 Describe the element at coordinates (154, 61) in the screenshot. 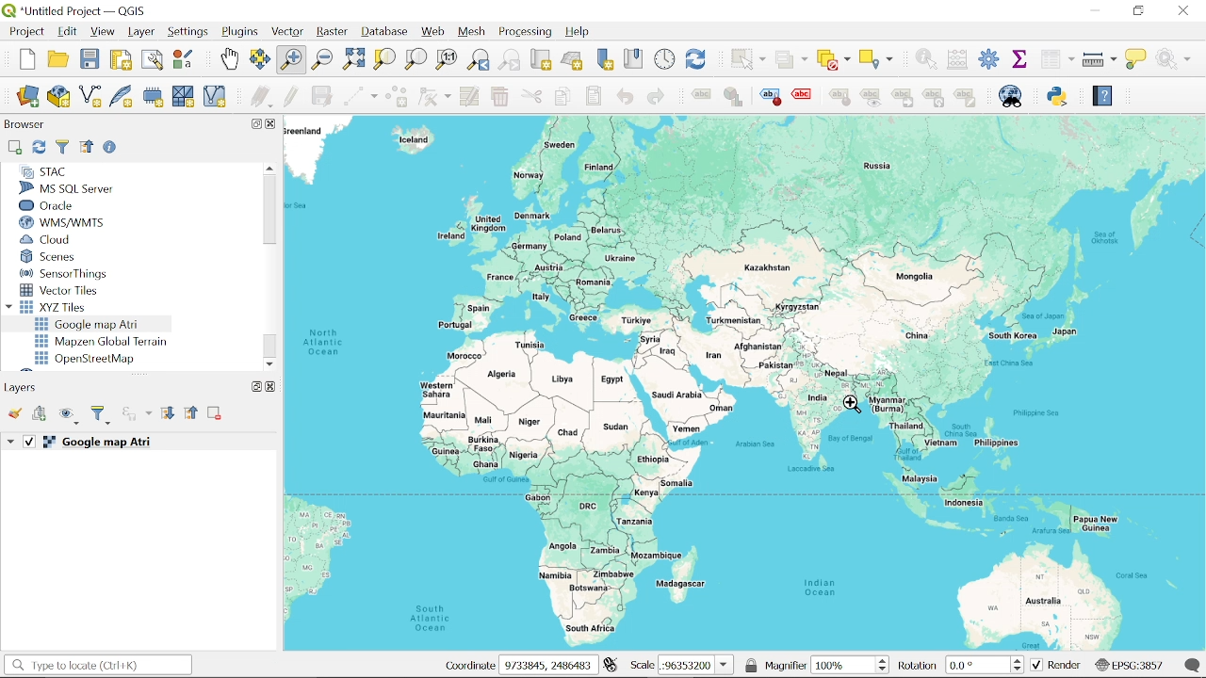

I see `Show layout` at that location.